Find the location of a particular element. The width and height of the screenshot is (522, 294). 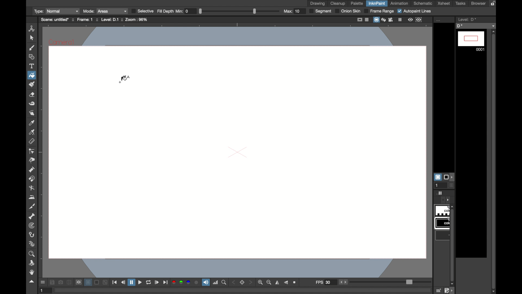

fill cursor is located at coordinates (125, 79).